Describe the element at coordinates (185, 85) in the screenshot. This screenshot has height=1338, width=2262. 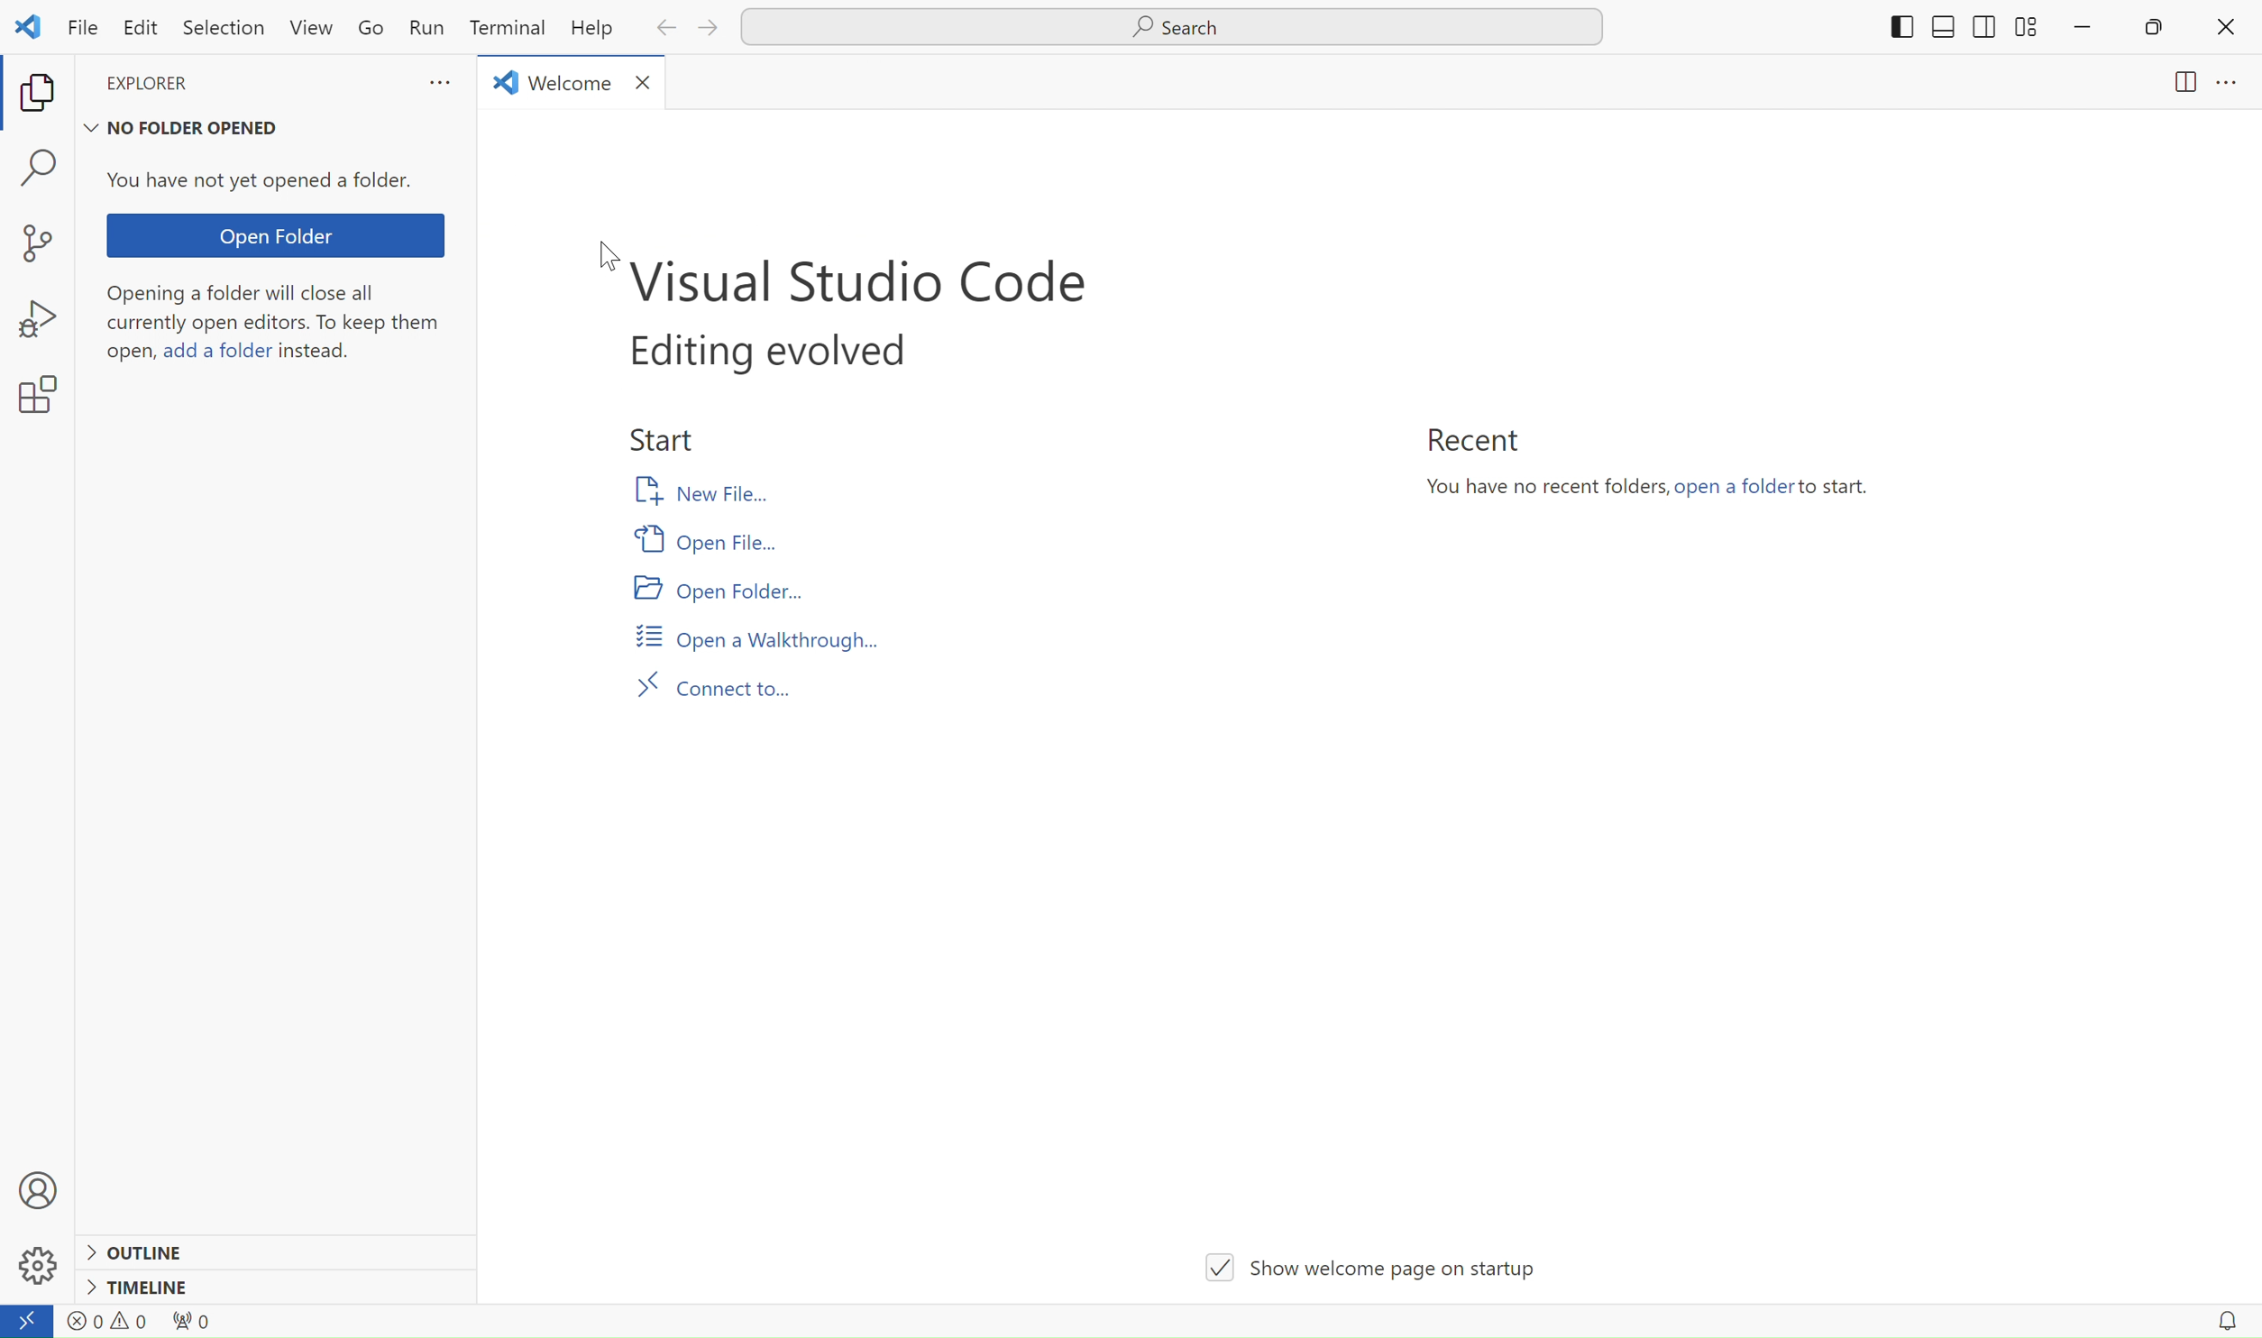
I see `explorer` at that location.